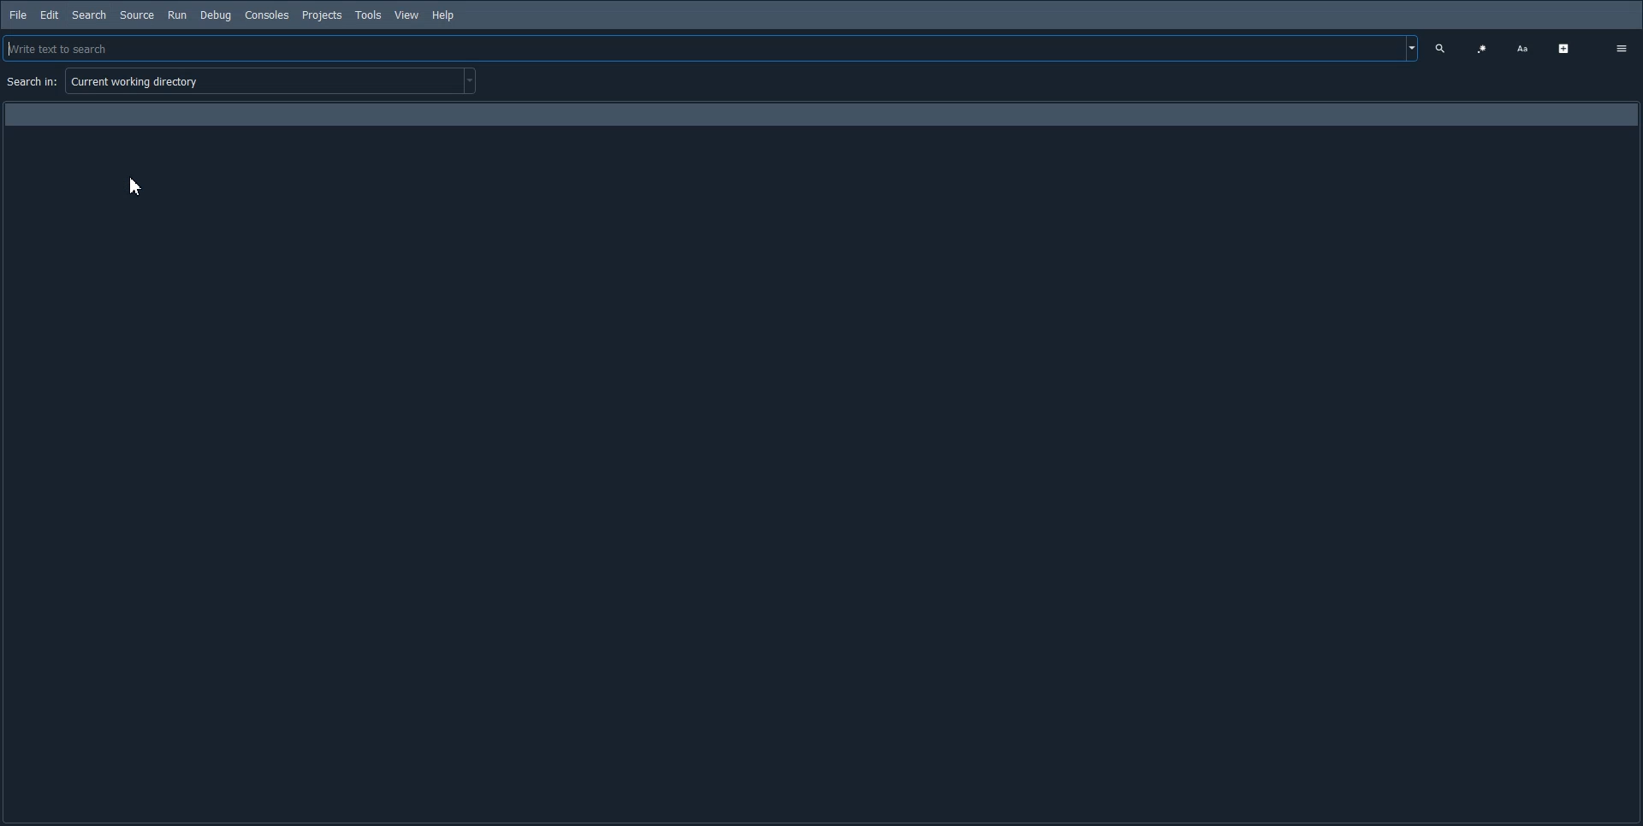  What do you see at coordinates (266, 15) in the screenshot?
I see `Consoles` at bounding box center [266, 15].